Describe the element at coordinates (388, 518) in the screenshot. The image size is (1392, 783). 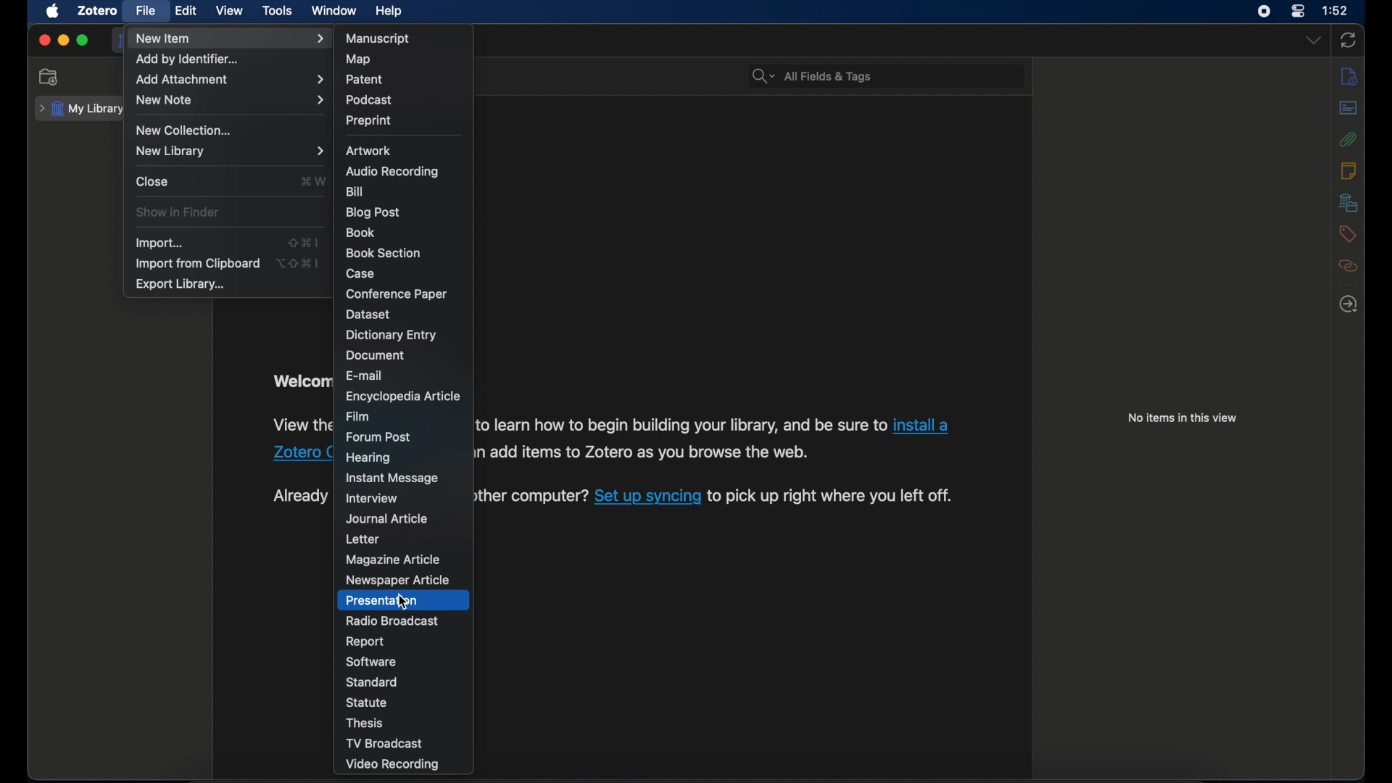
I see `journal article` at that location.